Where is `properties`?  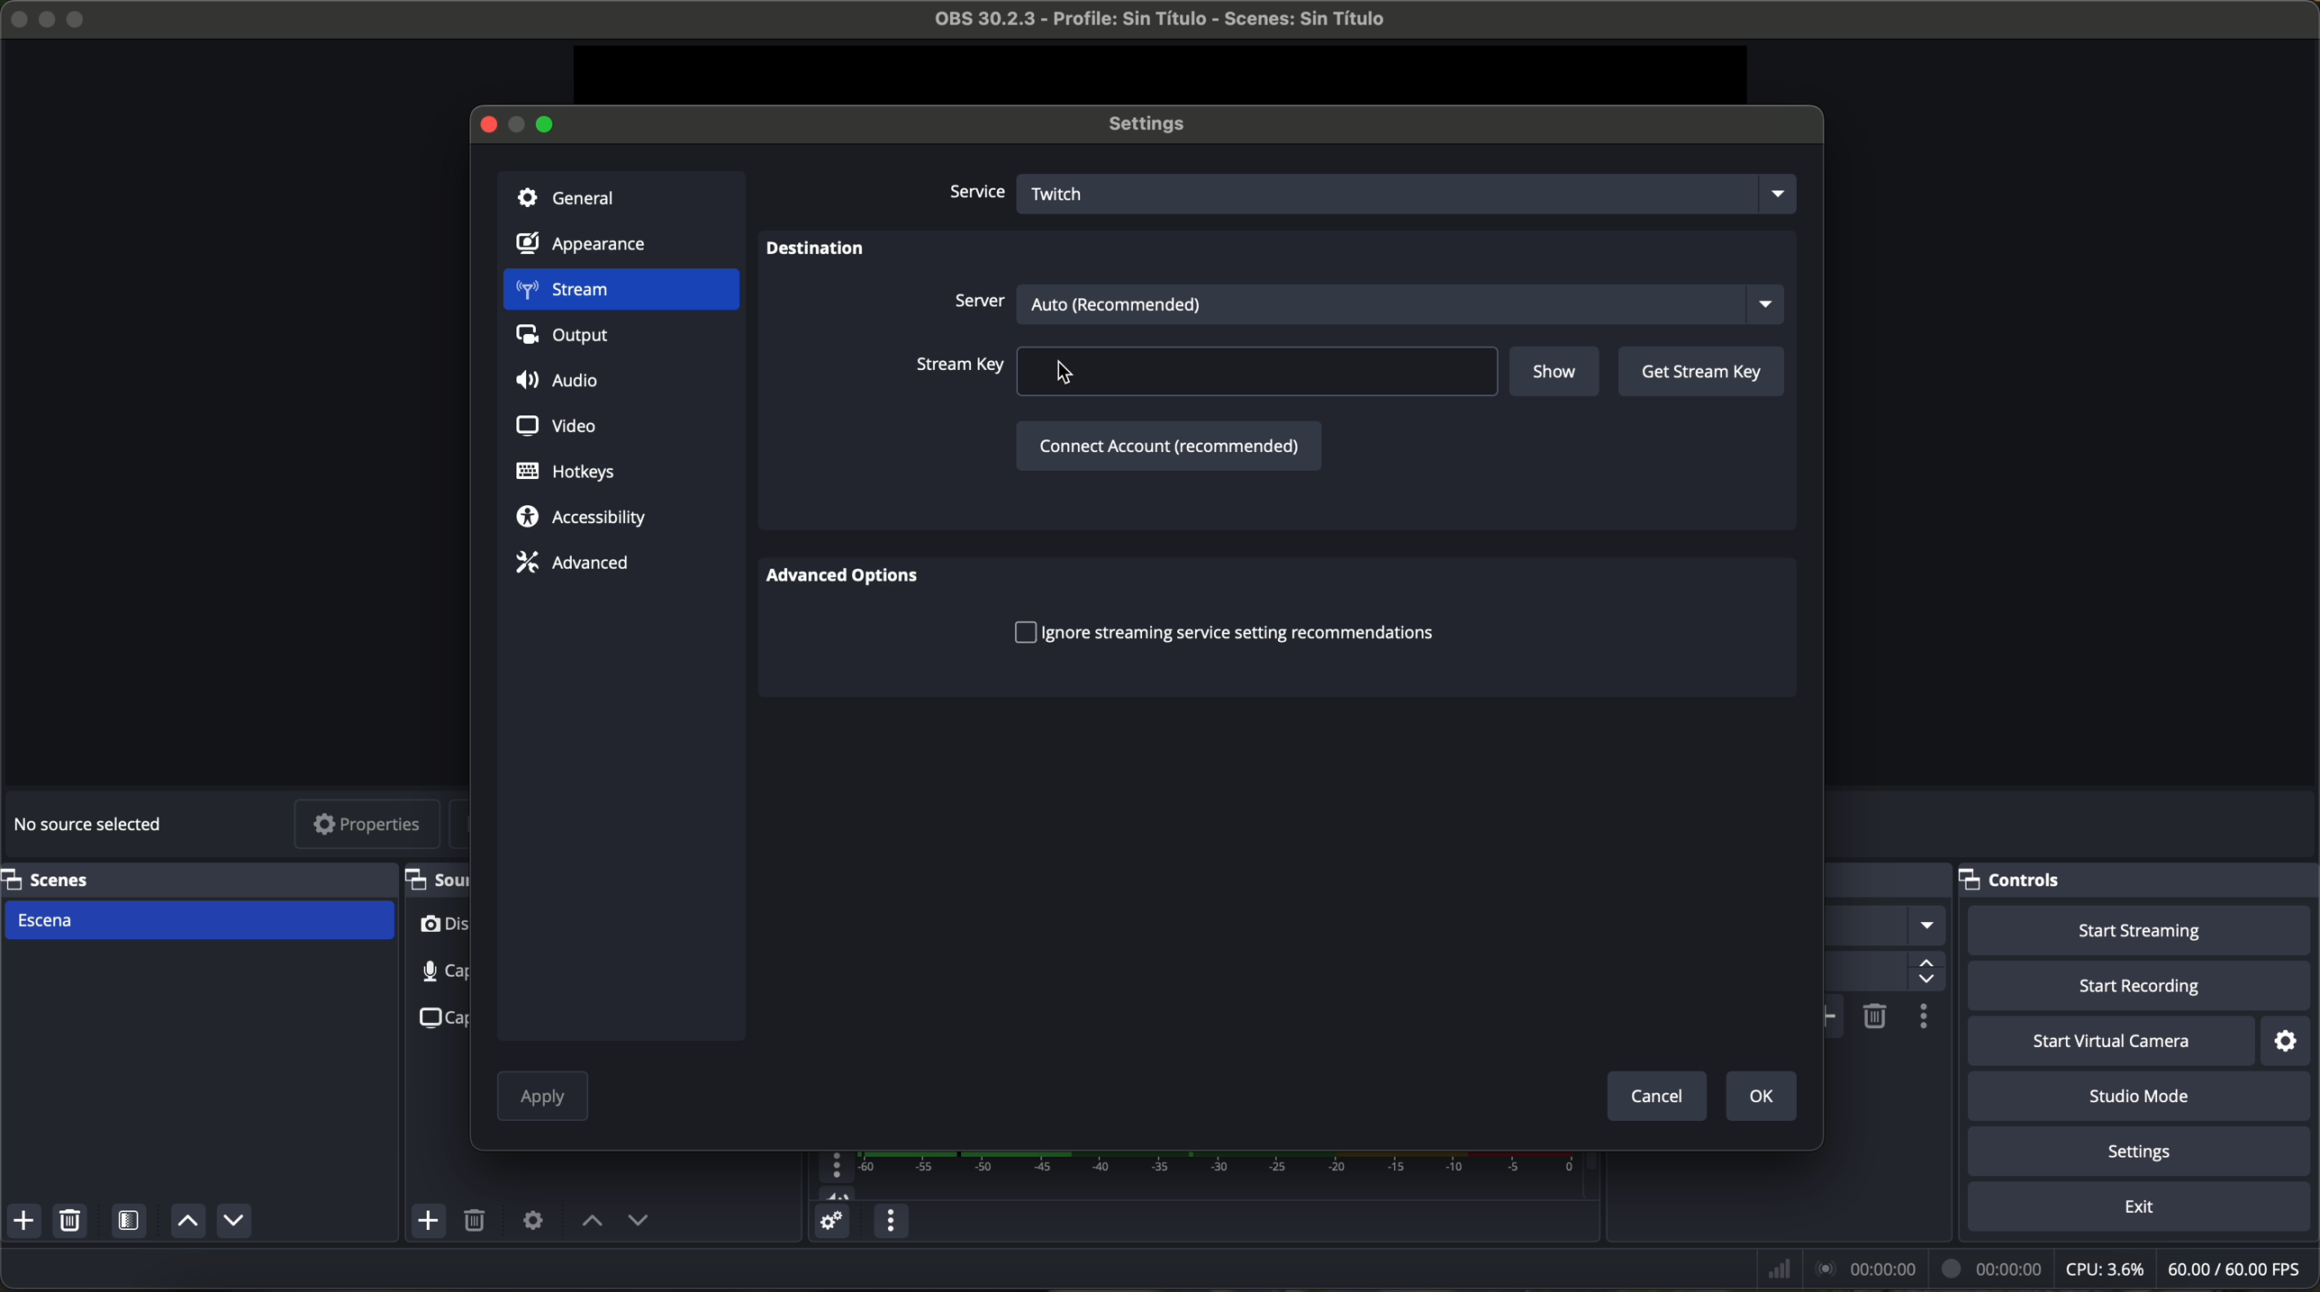
properties is located at coordinates (368, 827).